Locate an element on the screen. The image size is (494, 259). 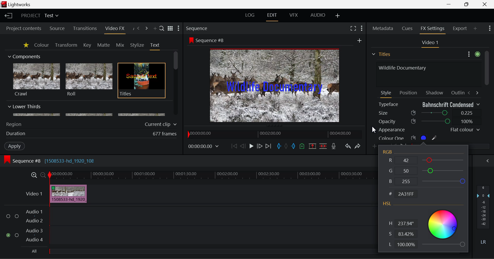
Lower Thirds is located at coordinates (87, 110).